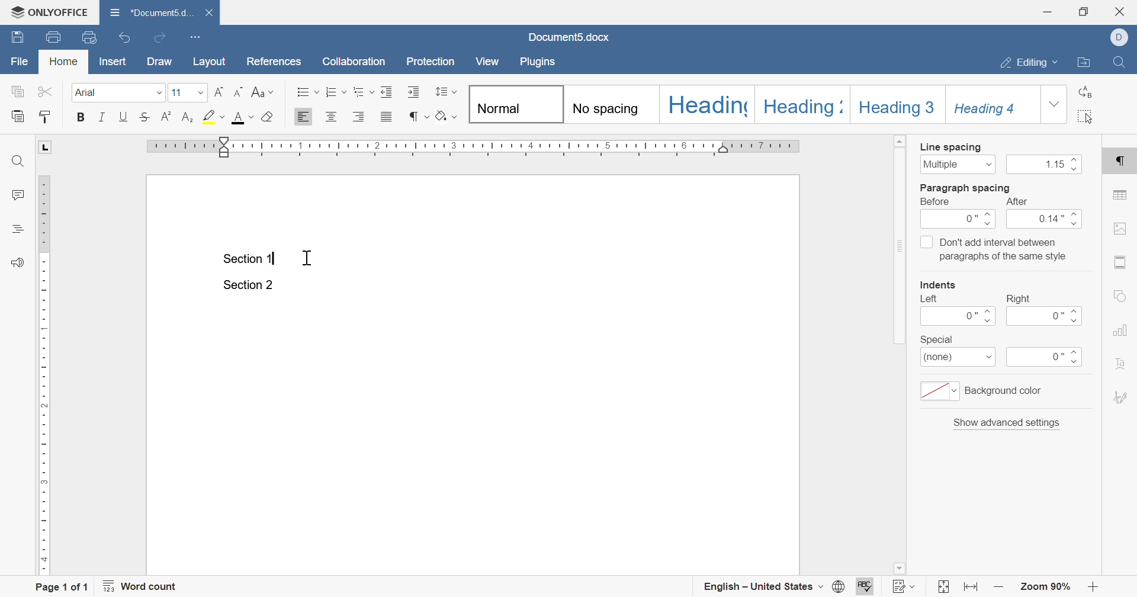 This screenshot has height=597, width=1137. Describe the element at coordinates (999, 587) in the screenshot. I see `zoom in` at that location.